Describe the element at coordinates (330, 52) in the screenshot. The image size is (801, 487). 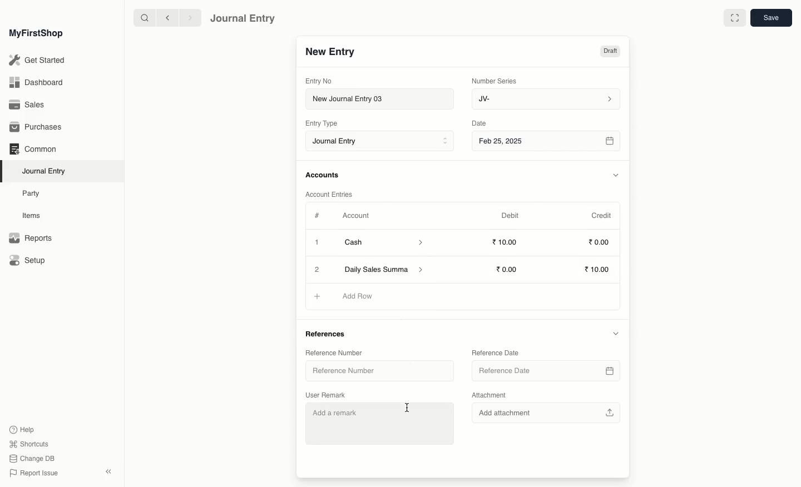
I see `New Entry` at that location.